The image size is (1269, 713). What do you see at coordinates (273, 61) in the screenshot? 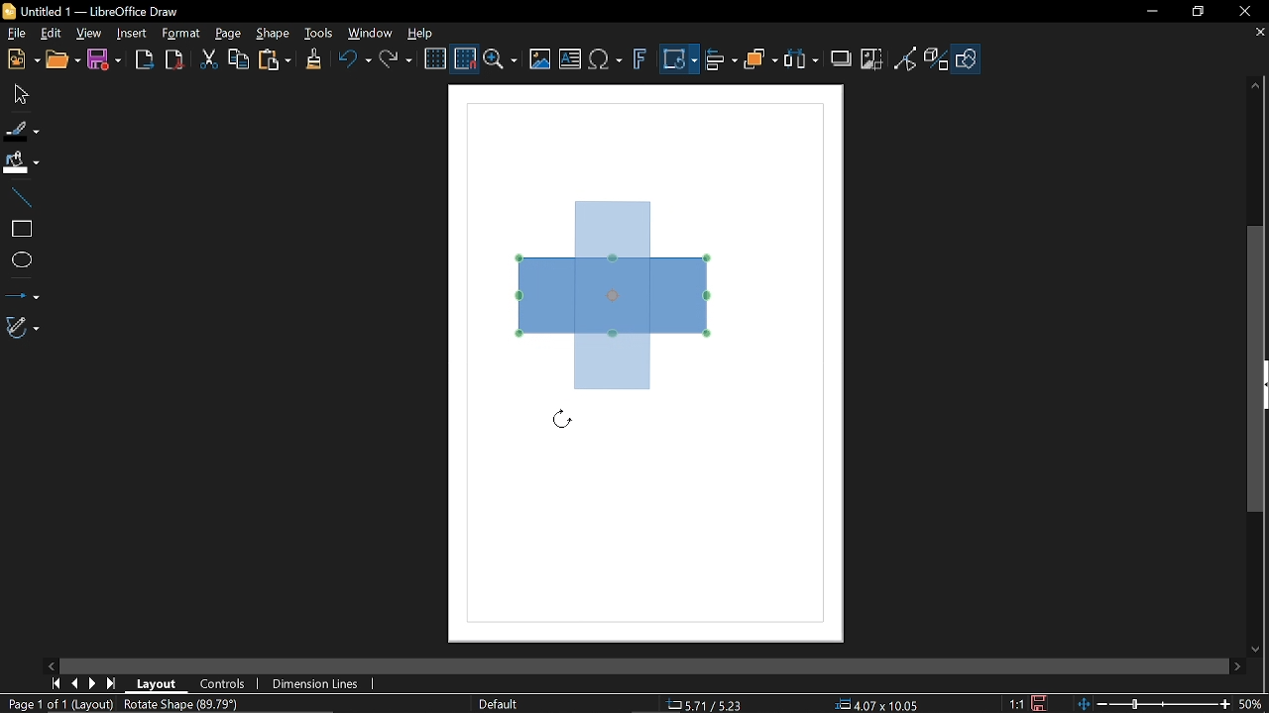
I see `Paste` at bounding box center [273, 61].